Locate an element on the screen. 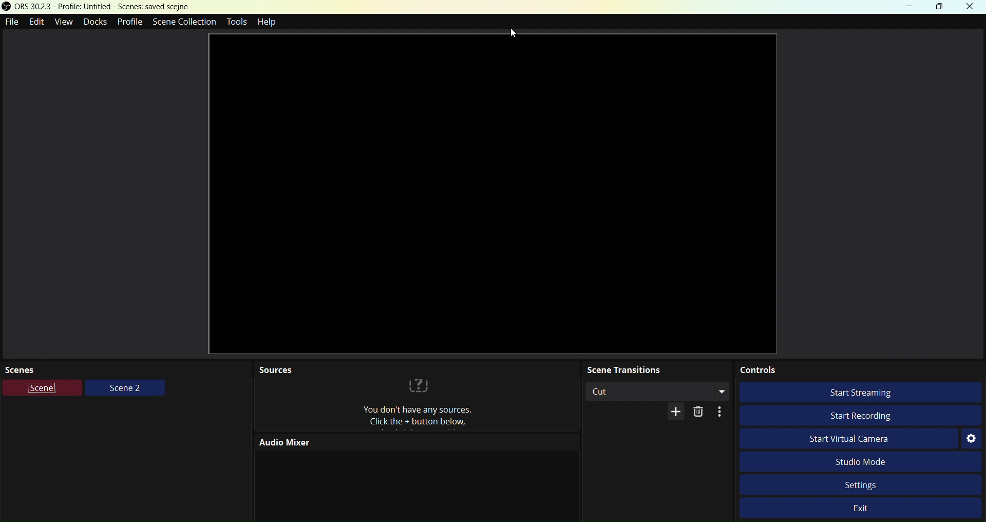  OBS Studio is located at coordinates (97, 7).